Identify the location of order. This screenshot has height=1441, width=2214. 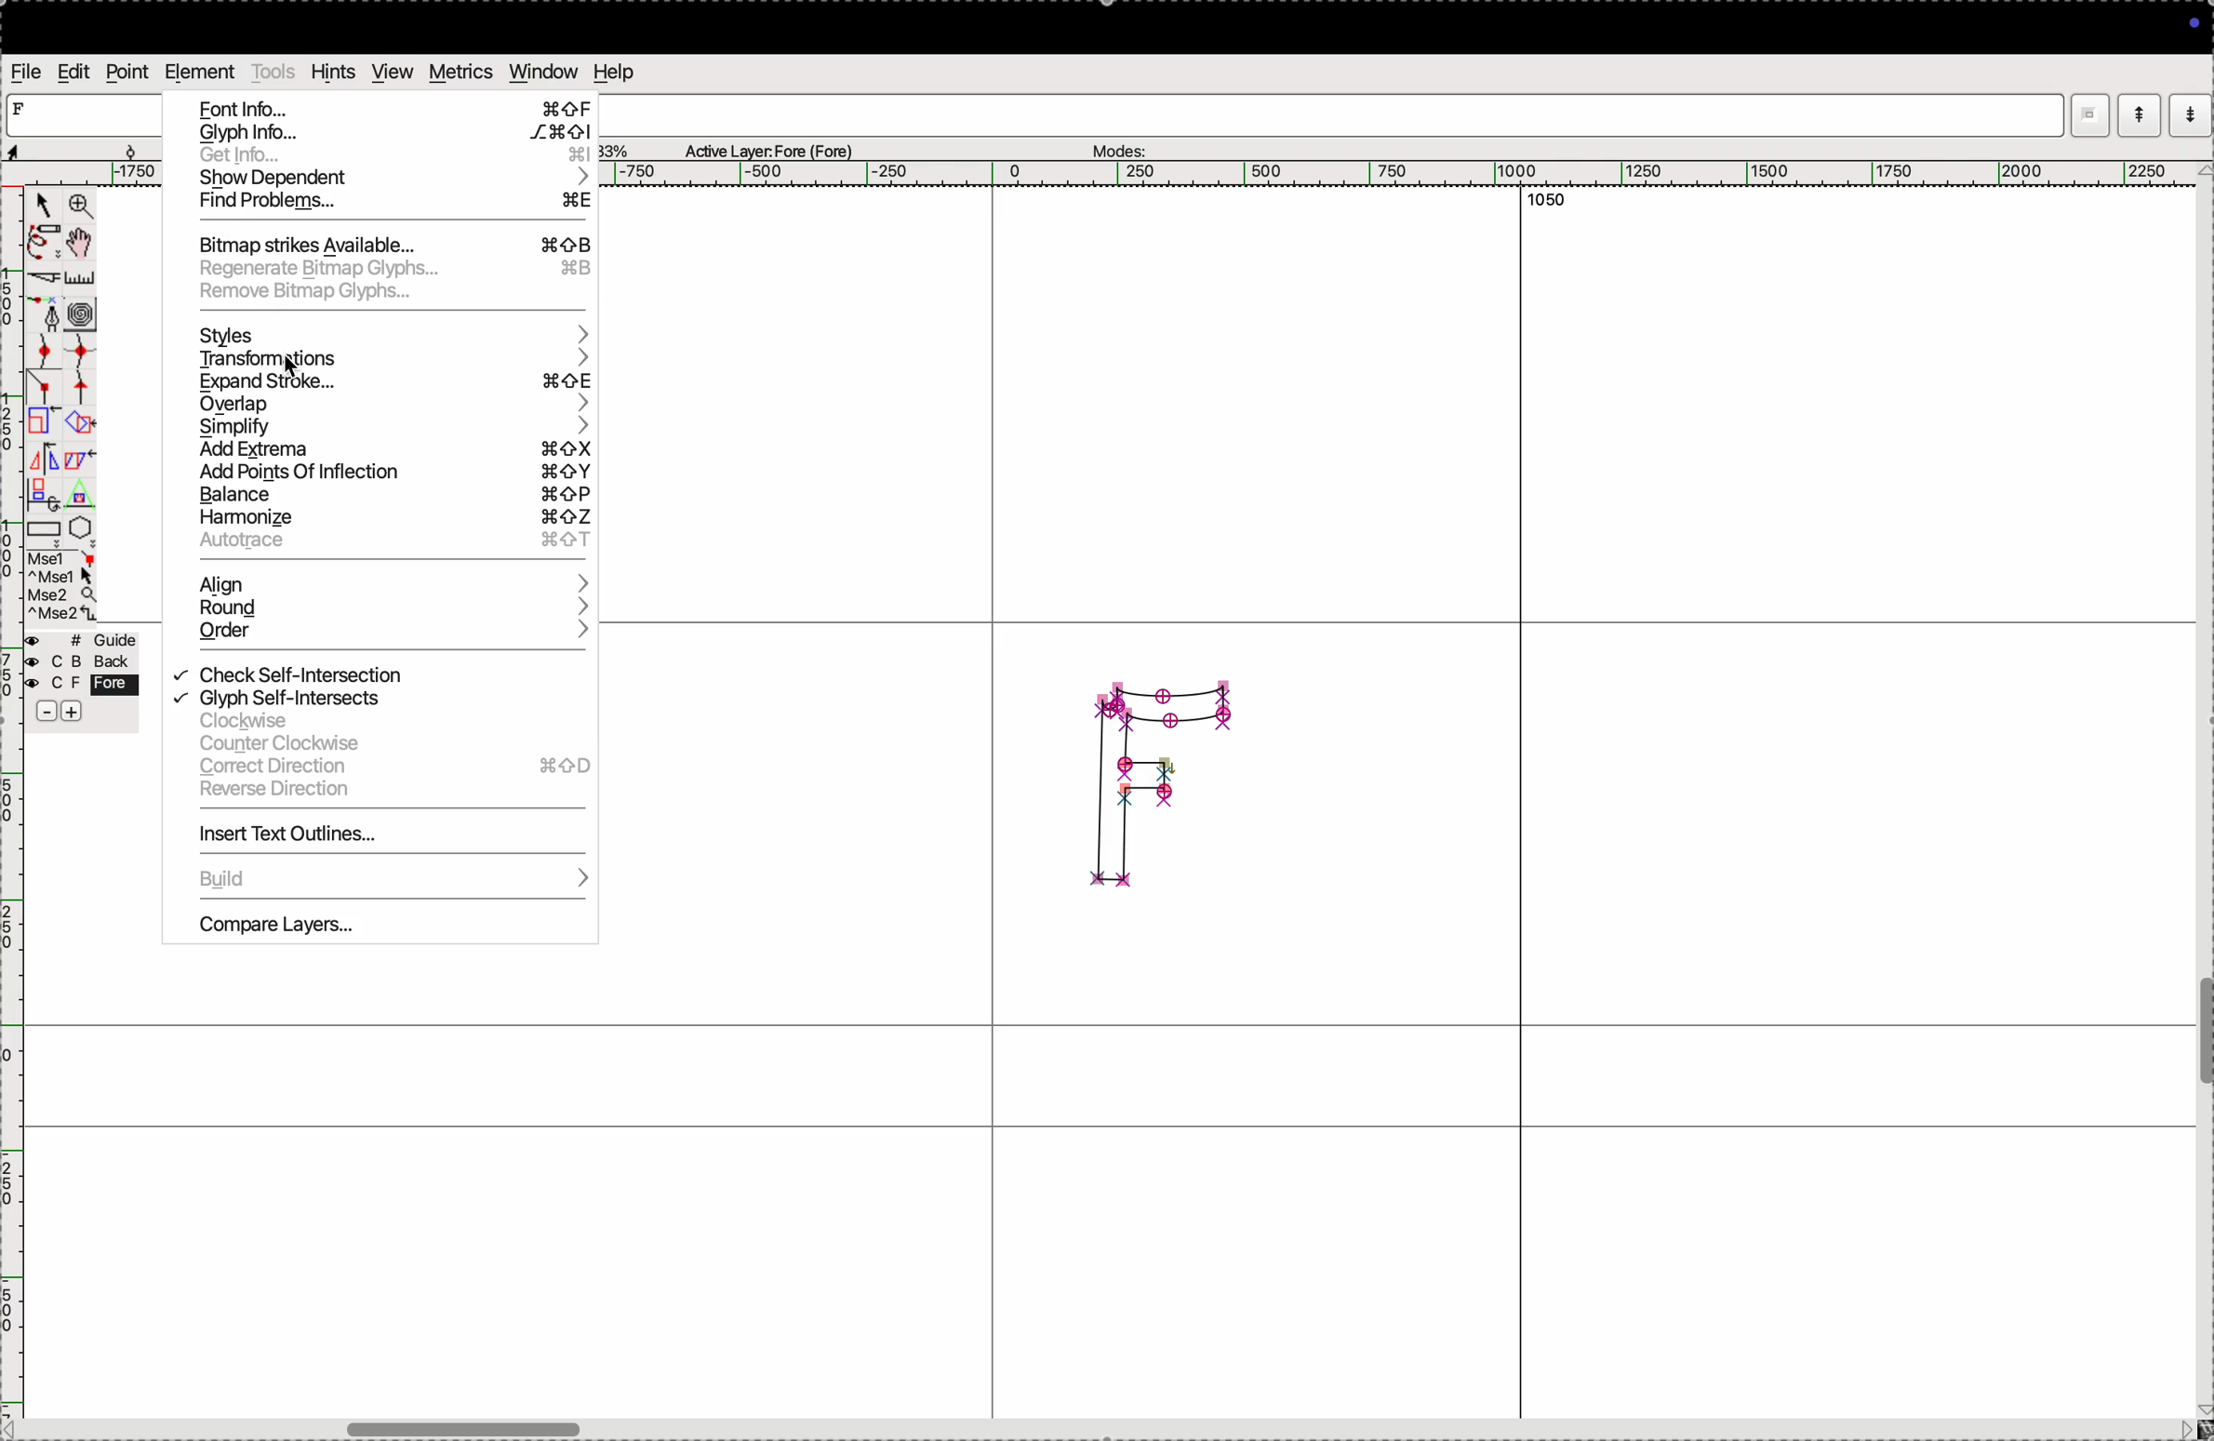
(388, 636).